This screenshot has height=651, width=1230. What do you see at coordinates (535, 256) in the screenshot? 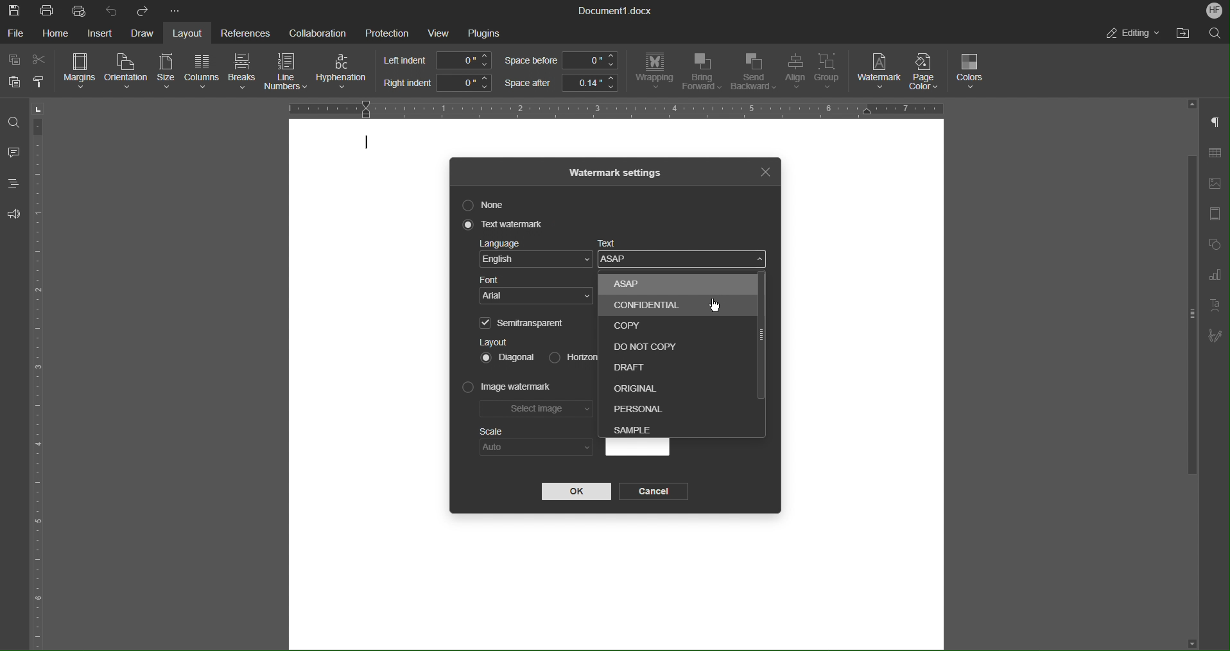
I see `Language` at bounding box center [535, 256].